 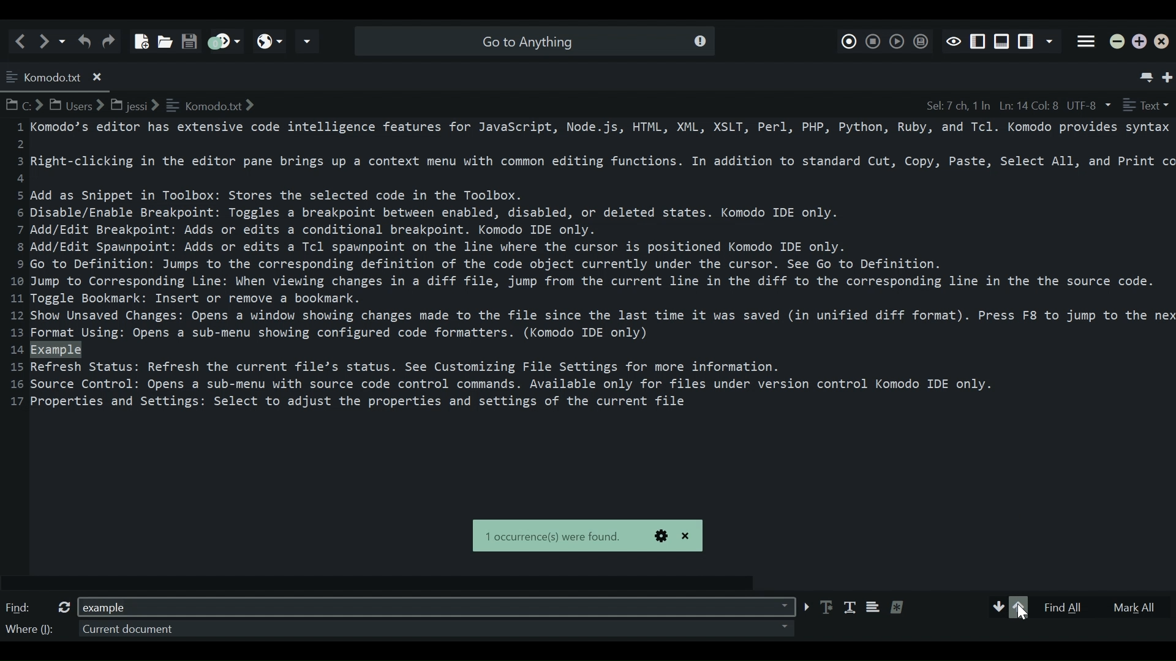 I want to click on New File, so click(x=139, y=37).